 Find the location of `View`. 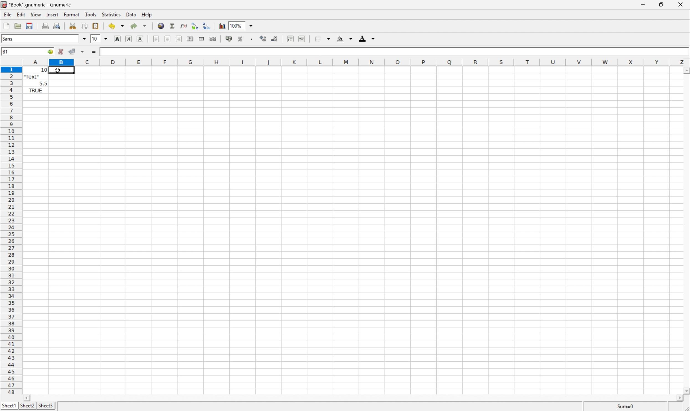

View is located at coordinates (36, 14).